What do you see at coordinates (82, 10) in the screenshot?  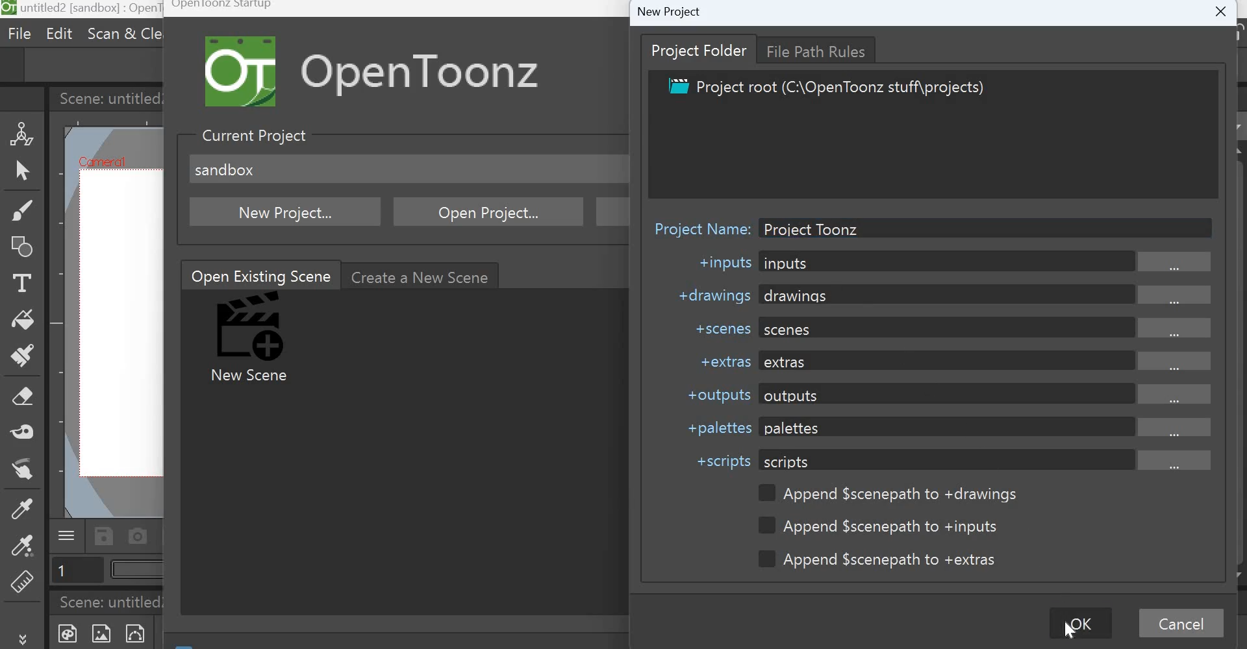 I see `untitled 2[sandbox] : OpenToonz` at bounding box center [82, 10].